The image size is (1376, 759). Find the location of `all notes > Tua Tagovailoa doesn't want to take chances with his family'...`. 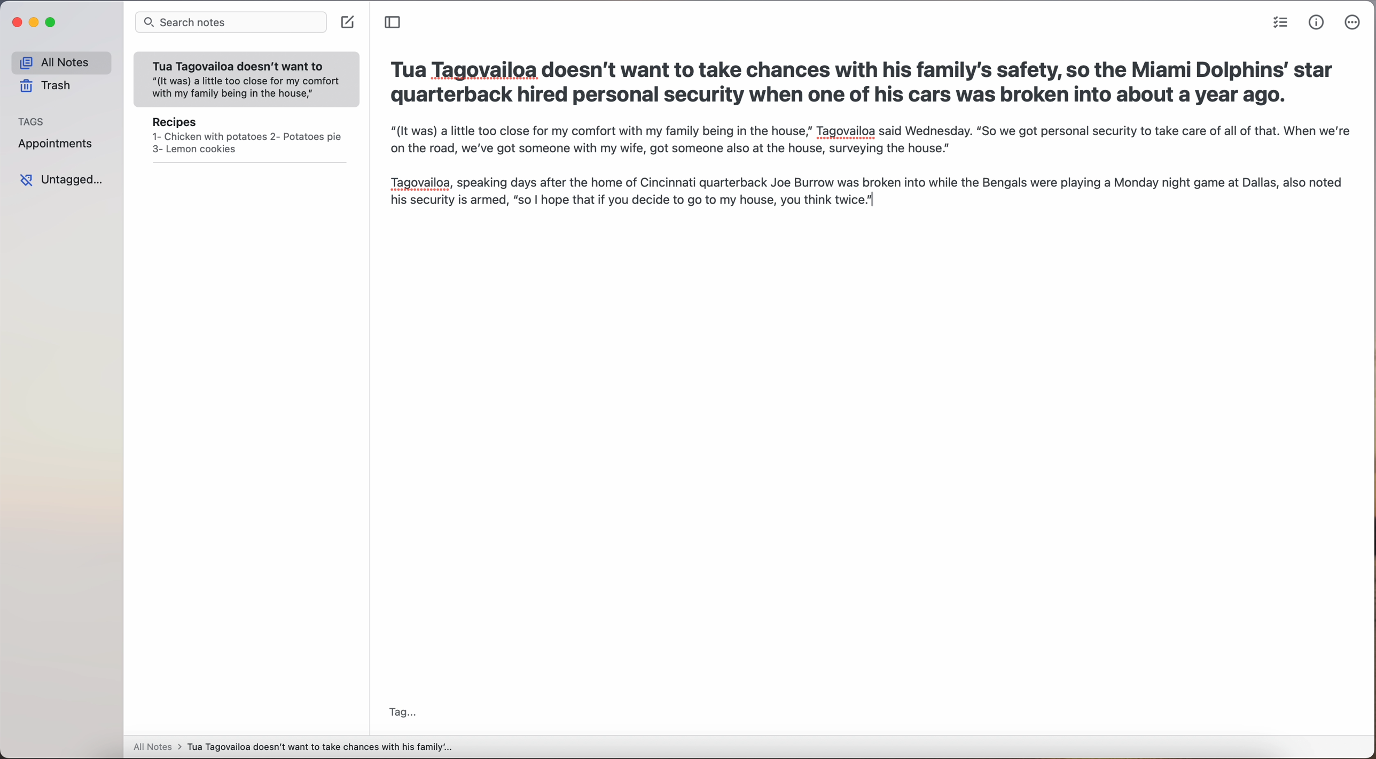

all notes > Tua Tagovailoa doesn't want to take chances with his family'... is located at coordinates (294, 748).